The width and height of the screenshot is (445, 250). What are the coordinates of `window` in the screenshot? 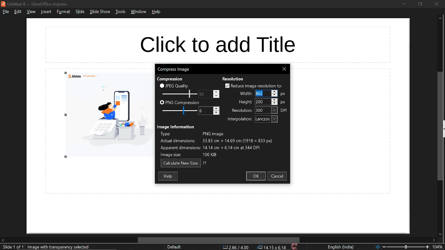 It's located at (139, 12).